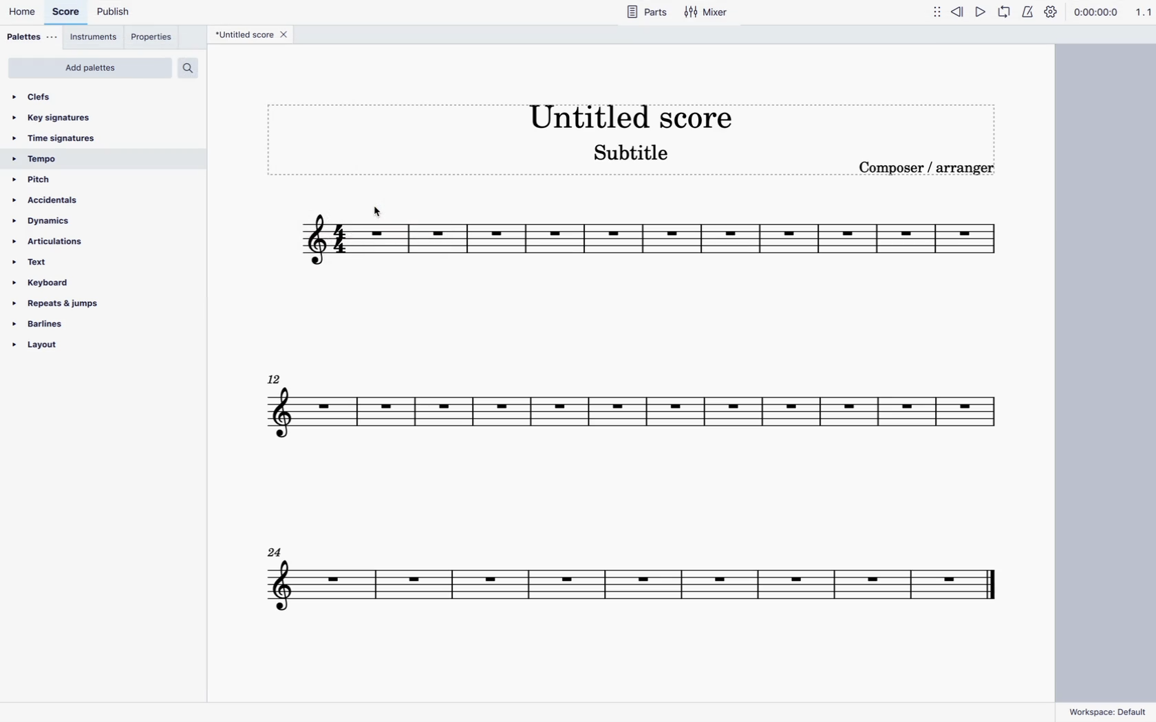  I want to click on metronome, so click(1026, 12).